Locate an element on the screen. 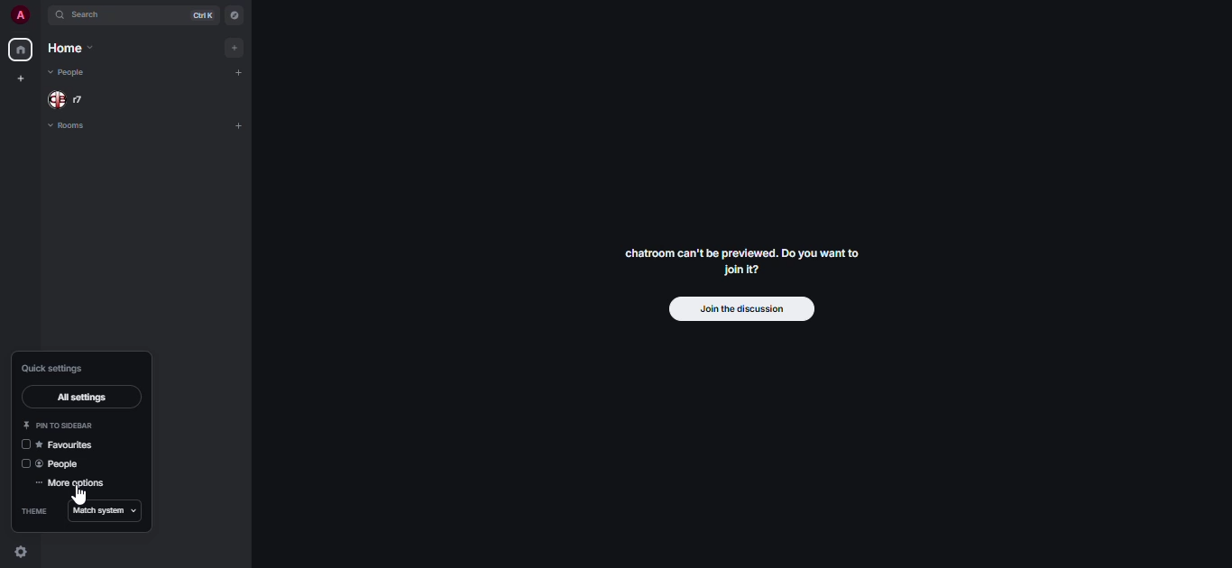  add is located at coordinates (236, 48).